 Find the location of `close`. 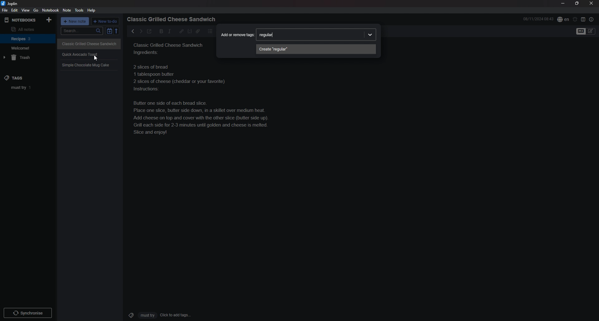

close is located at coordinates (592, 3).